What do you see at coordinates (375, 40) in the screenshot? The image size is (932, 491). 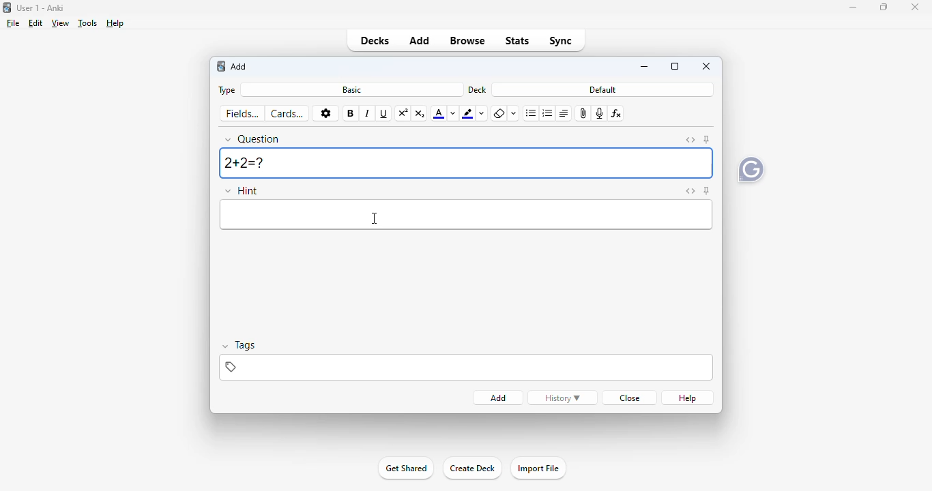 I see `decks` at bounding box center [375, 40].